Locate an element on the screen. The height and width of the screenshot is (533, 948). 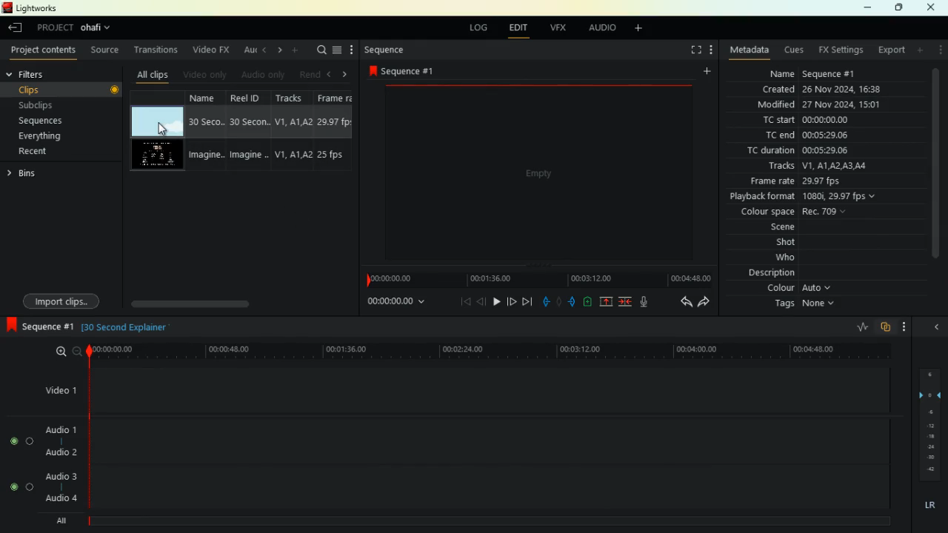
lightworks is located at coordinates (30, 9).